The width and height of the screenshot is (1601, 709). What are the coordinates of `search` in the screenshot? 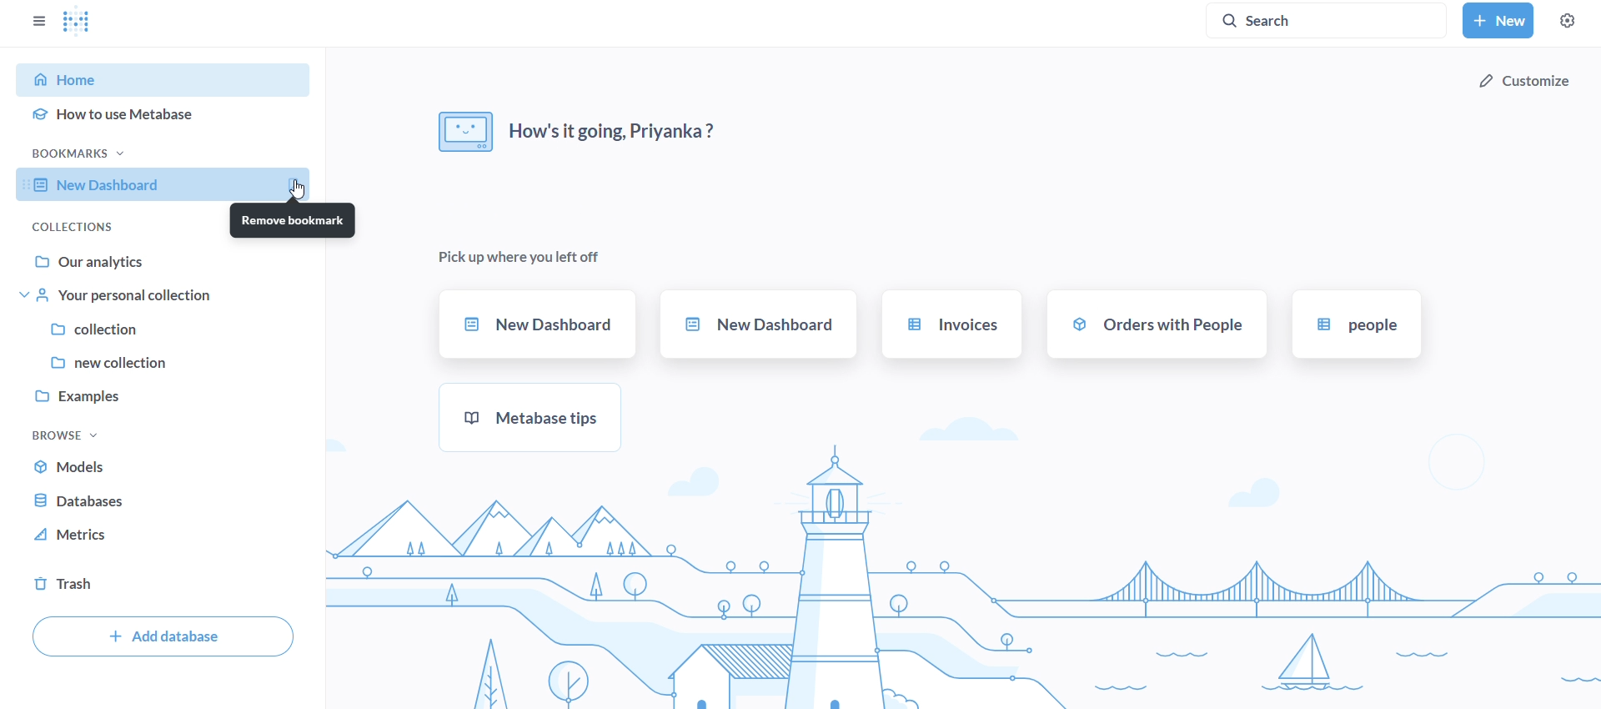 It's located at (1332, 19).